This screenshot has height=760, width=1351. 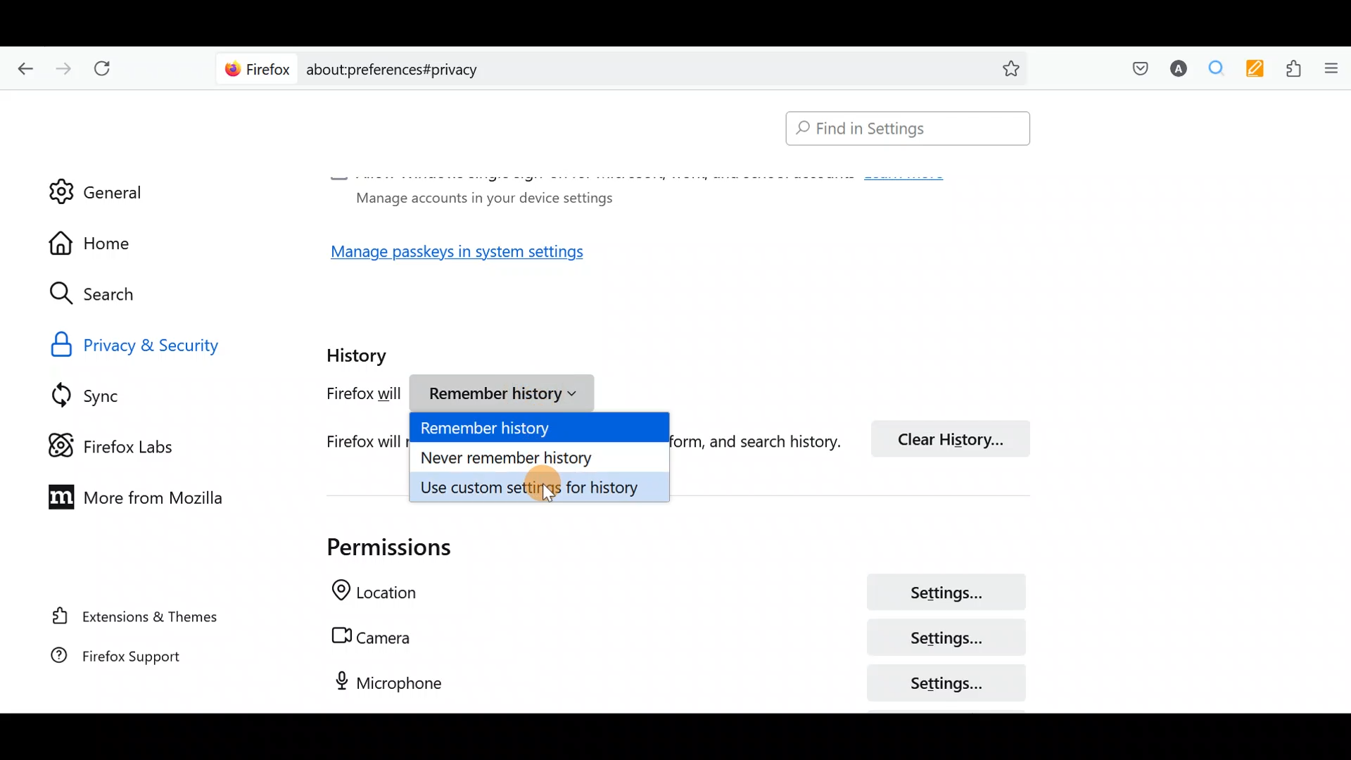 What do you see at coordinates (170, 343) in the screenshot?
I see `Privacy & security` at bounding box center [170, 343].